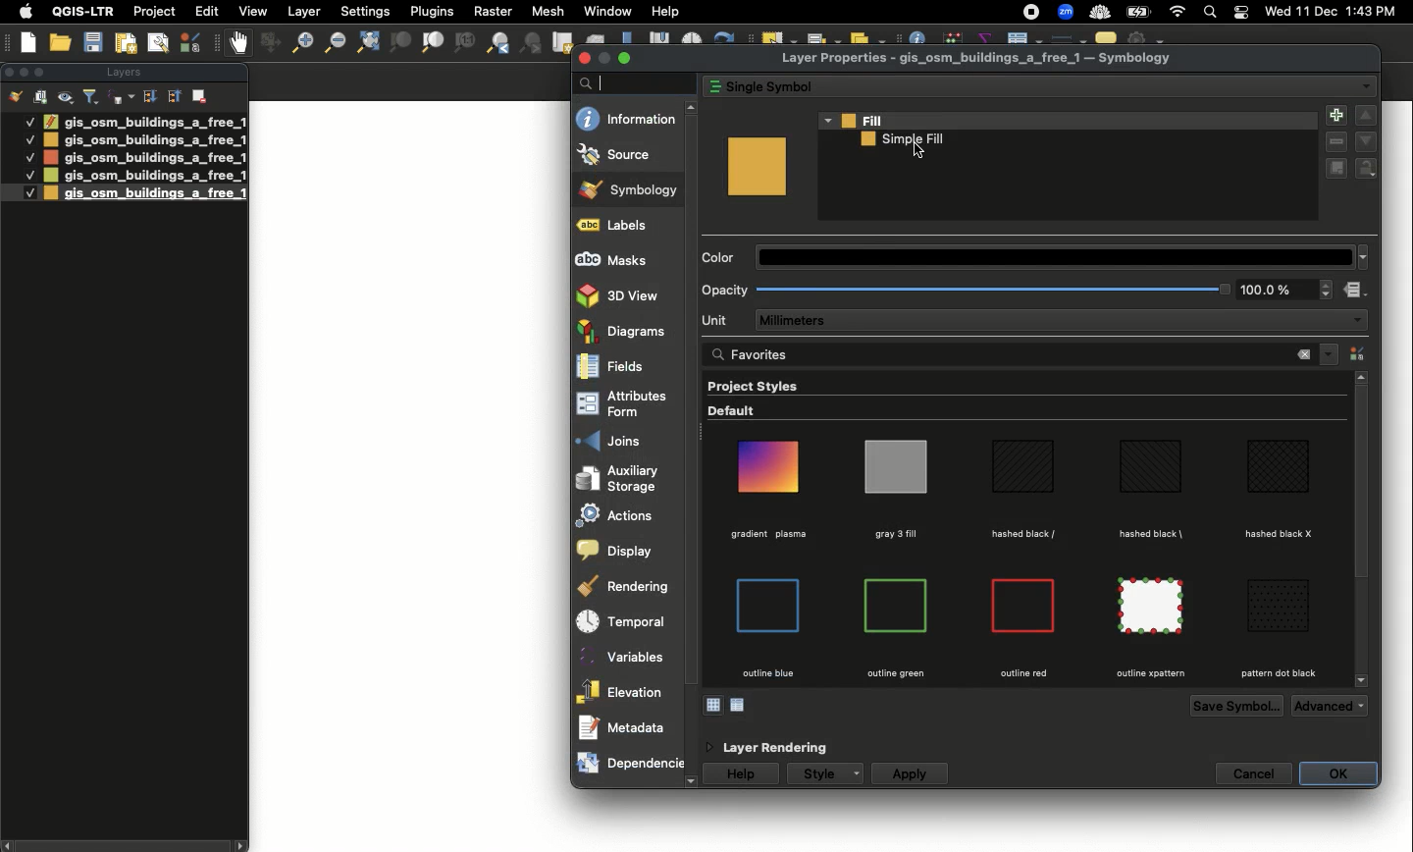  I want to click on outline blue, so click(767, 673).